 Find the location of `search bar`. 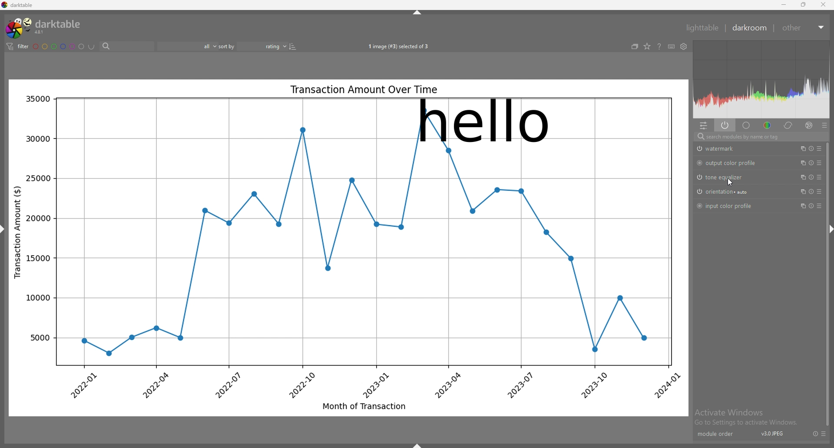

search bar is located at coordinates (128, 46).